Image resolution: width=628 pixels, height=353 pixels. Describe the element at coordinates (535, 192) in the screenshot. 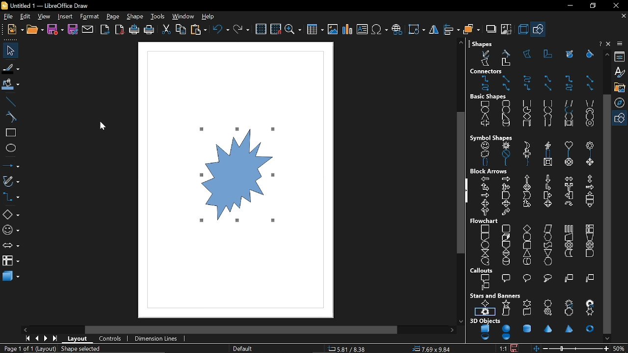

I see `block arrows` at that location.